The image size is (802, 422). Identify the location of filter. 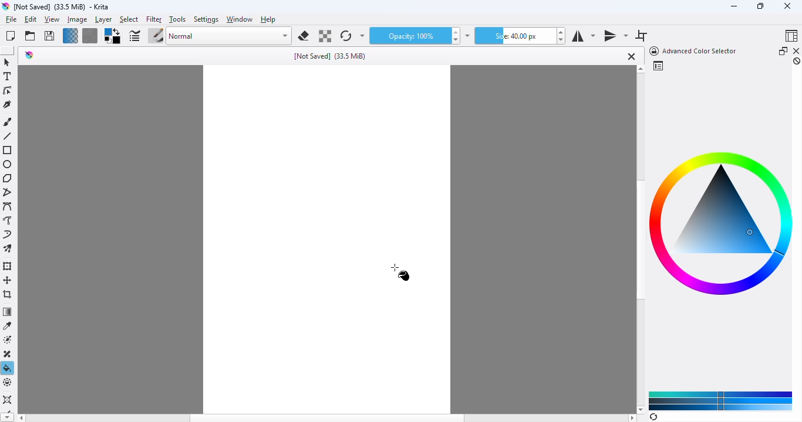
(154, 20).